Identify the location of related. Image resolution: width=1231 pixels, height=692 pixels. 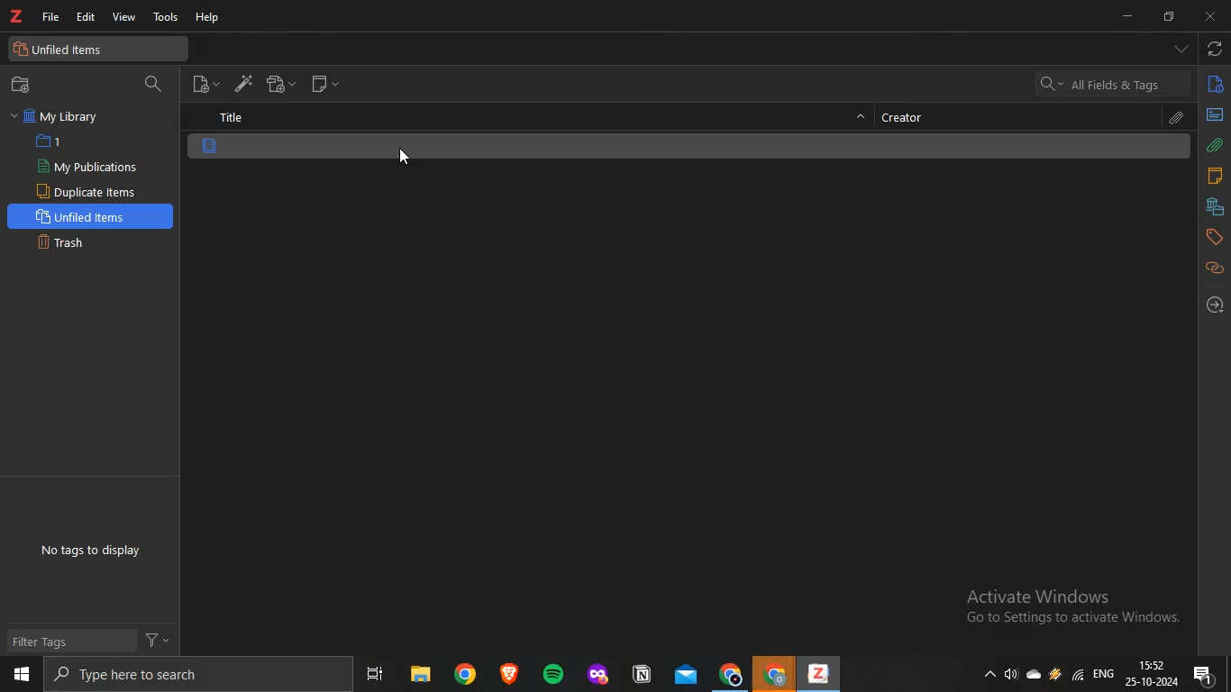
(1214, 269).